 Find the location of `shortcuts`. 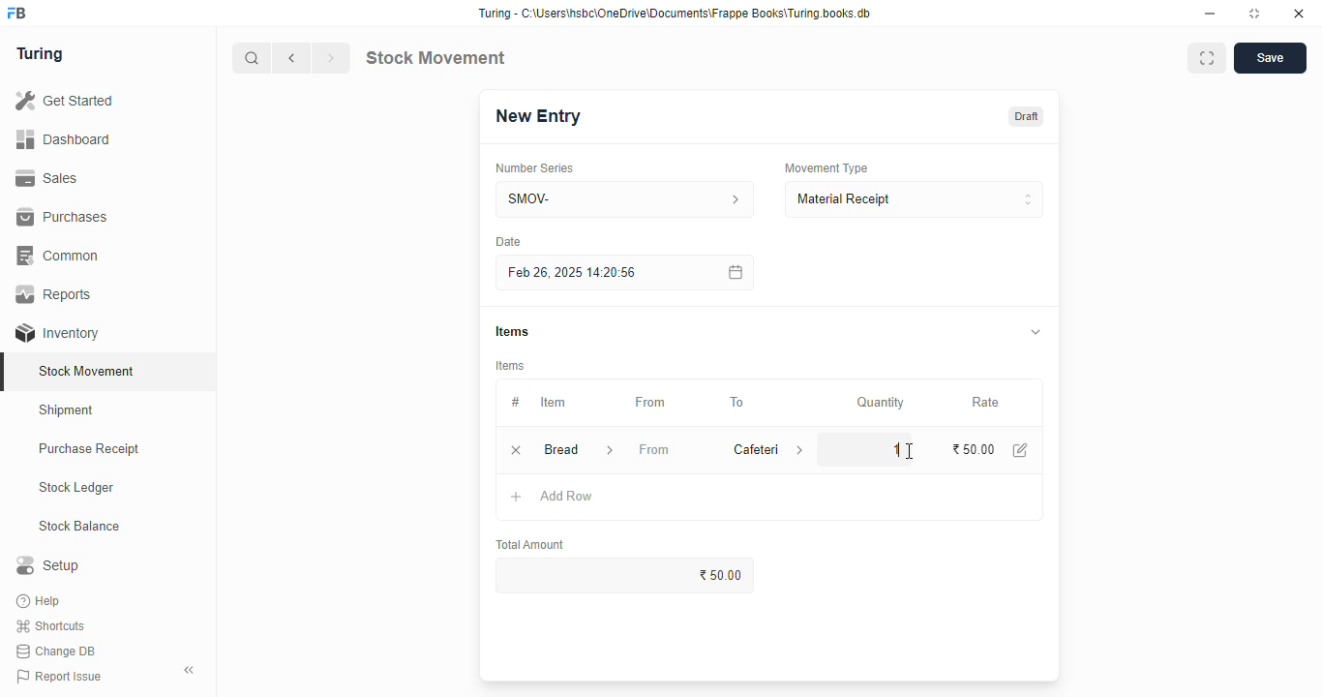

shortcuts is located at coordinates (50, 626).